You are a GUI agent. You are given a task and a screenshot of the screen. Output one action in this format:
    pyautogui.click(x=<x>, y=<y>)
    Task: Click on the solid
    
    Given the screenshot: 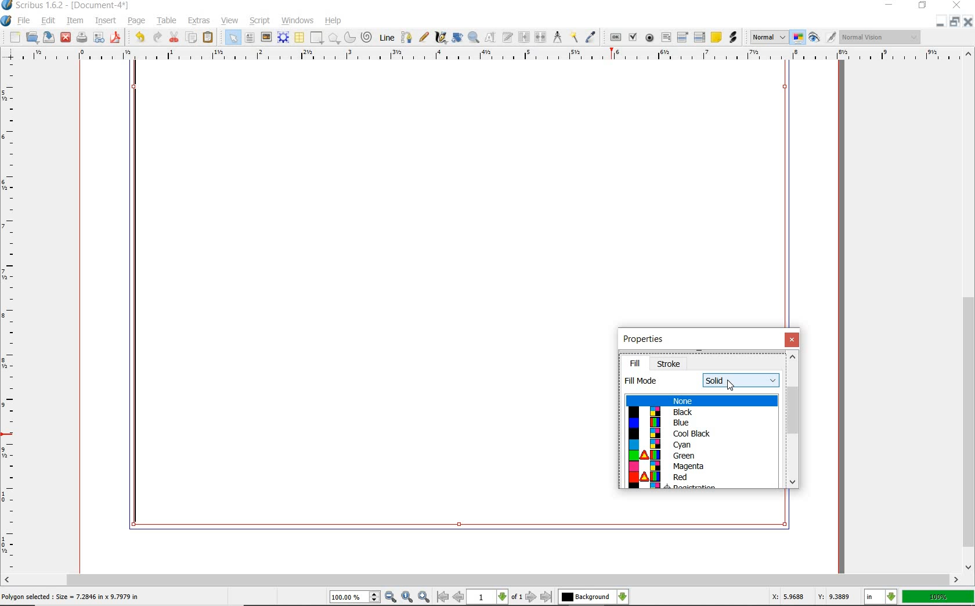 What is the action you would take?
    pyautogui.click(x=742, y=380)
    